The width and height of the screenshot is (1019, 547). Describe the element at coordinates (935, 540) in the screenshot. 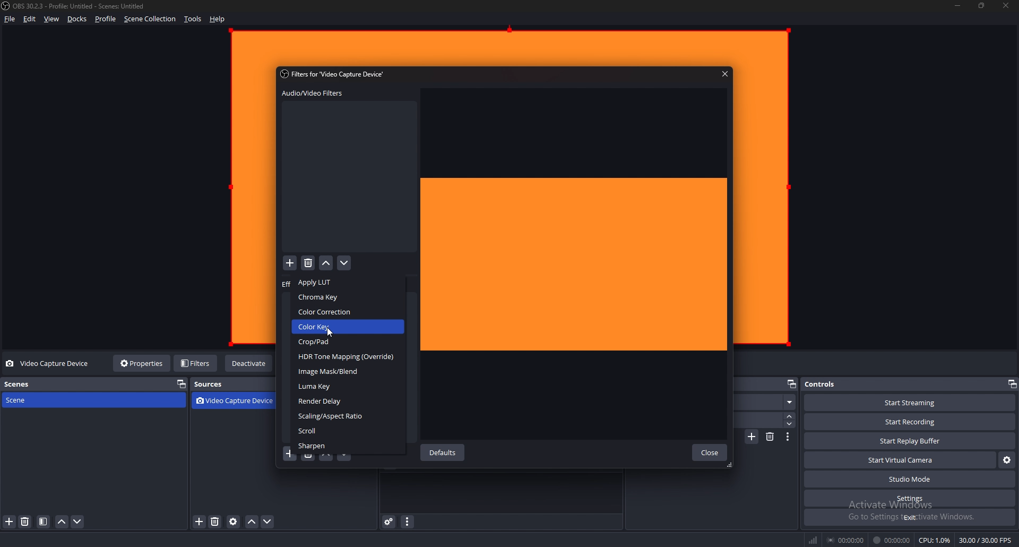

I see `CPU: 1.2%` at that location.